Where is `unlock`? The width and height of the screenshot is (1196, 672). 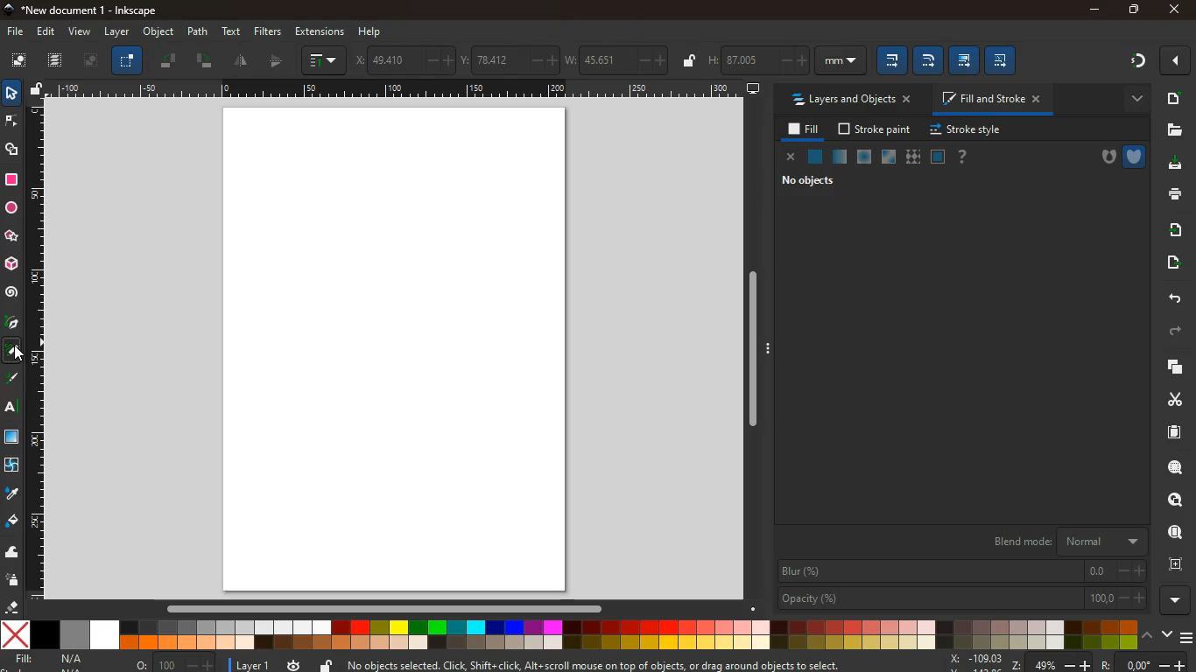 unlock is located at coordinates (38, 90).